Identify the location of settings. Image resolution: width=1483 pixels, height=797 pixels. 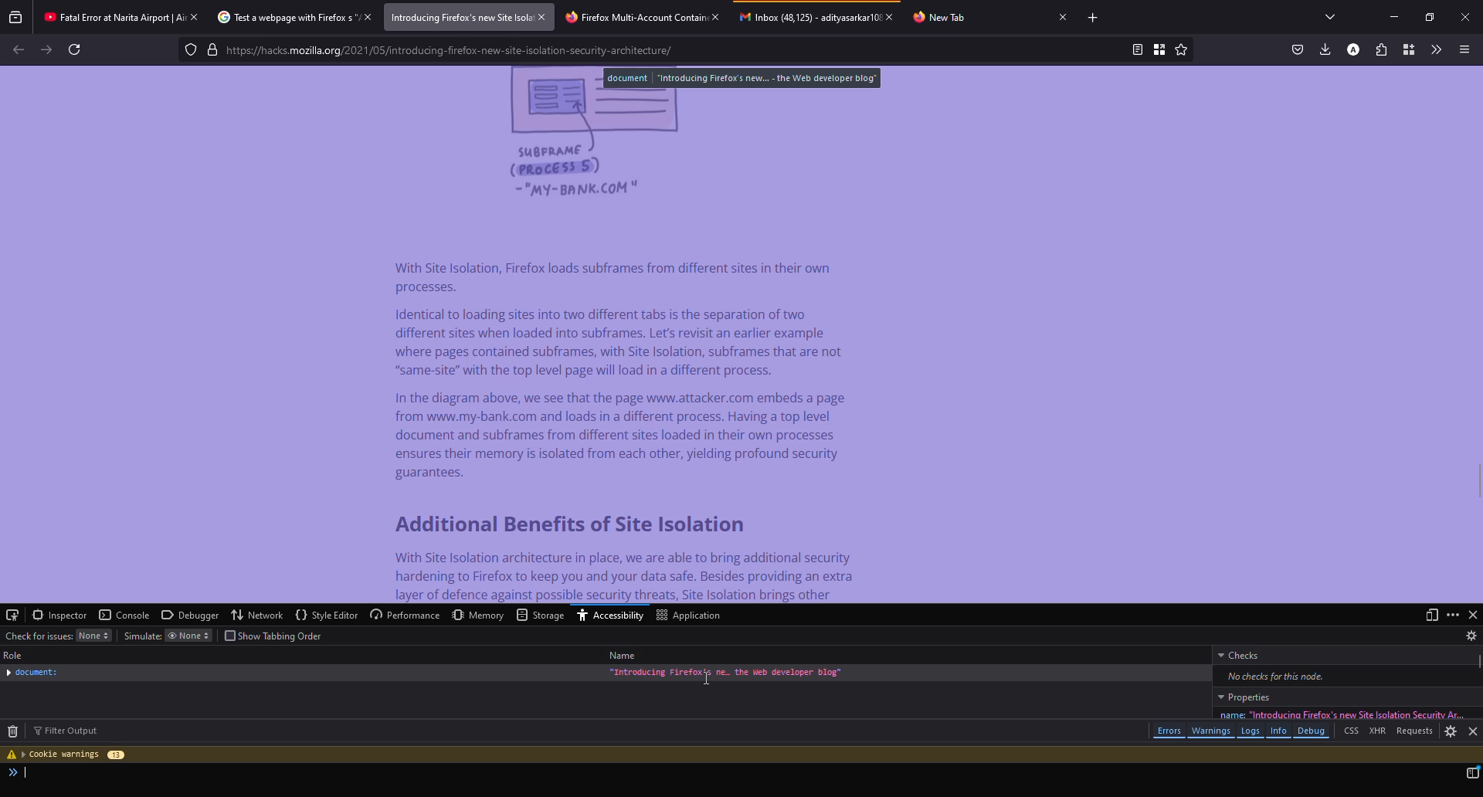
(1471, 636).